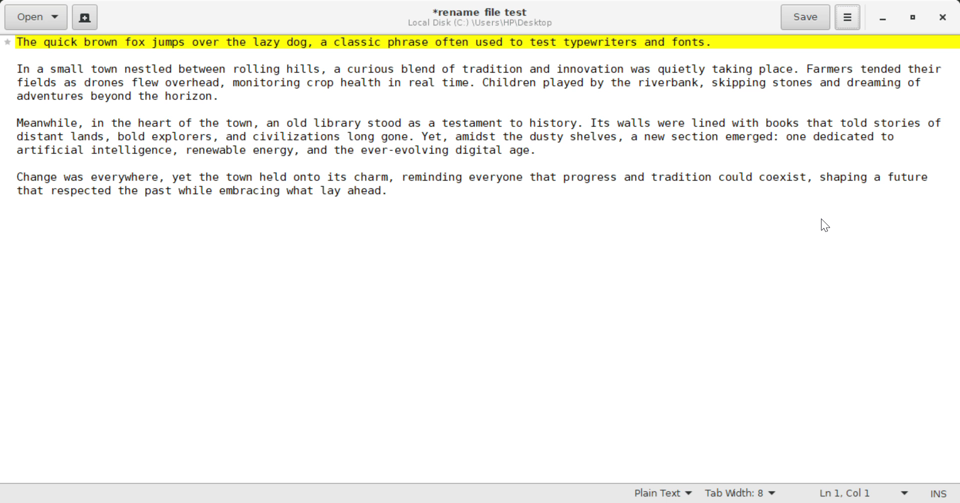 The height and width of the screenshot is (503, 960). What do you see at coordinates (847, 17) in the screenshot?
I see `Menu` at bounding box center [847, 17].